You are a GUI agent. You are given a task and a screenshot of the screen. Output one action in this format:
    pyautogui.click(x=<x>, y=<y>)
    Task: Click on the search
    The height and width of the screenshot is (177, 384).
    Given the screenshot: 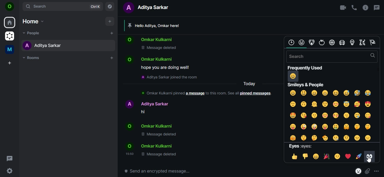 What is the action you would take?
    pyautogui.click(x=333, y=57)
    